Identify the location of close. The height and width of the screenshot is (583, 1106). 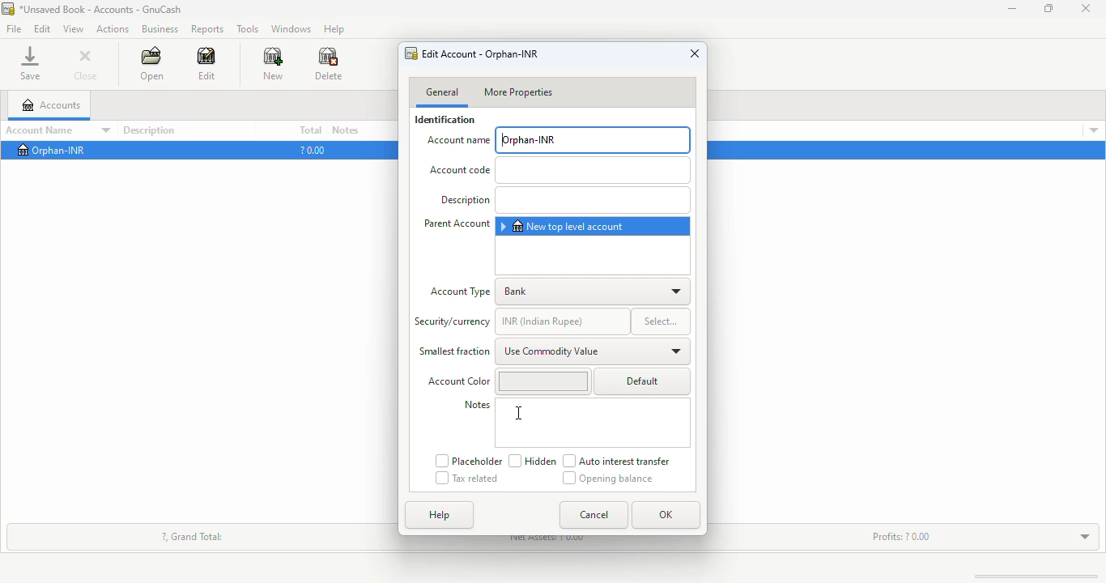
(696, 53).